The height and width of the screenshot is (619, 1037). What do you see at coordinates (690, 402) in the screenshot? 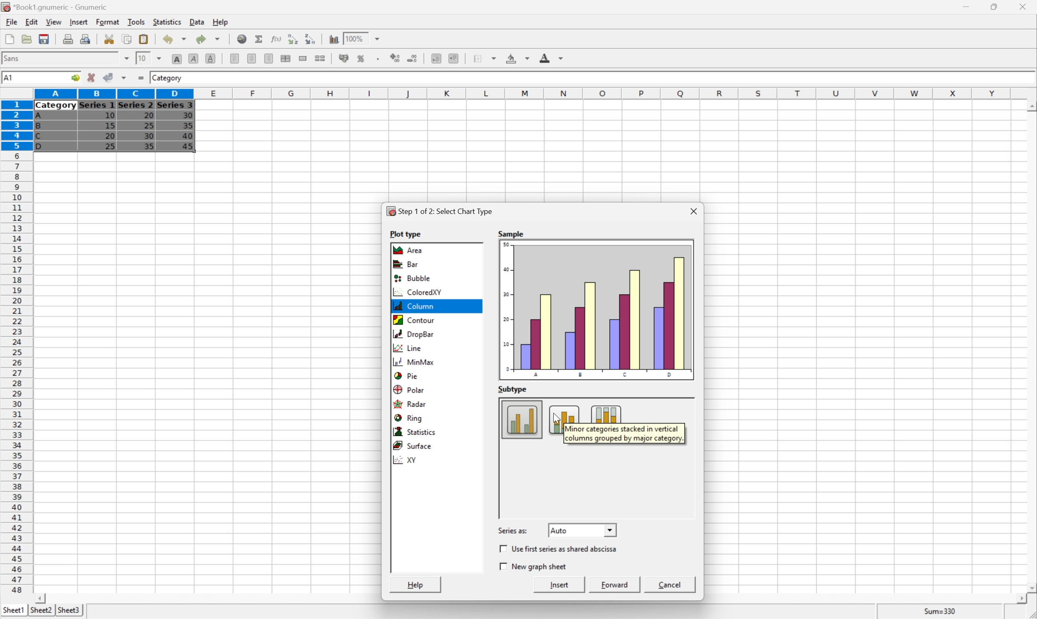
I see `Scroll Up` at bounding box center [690, 402].